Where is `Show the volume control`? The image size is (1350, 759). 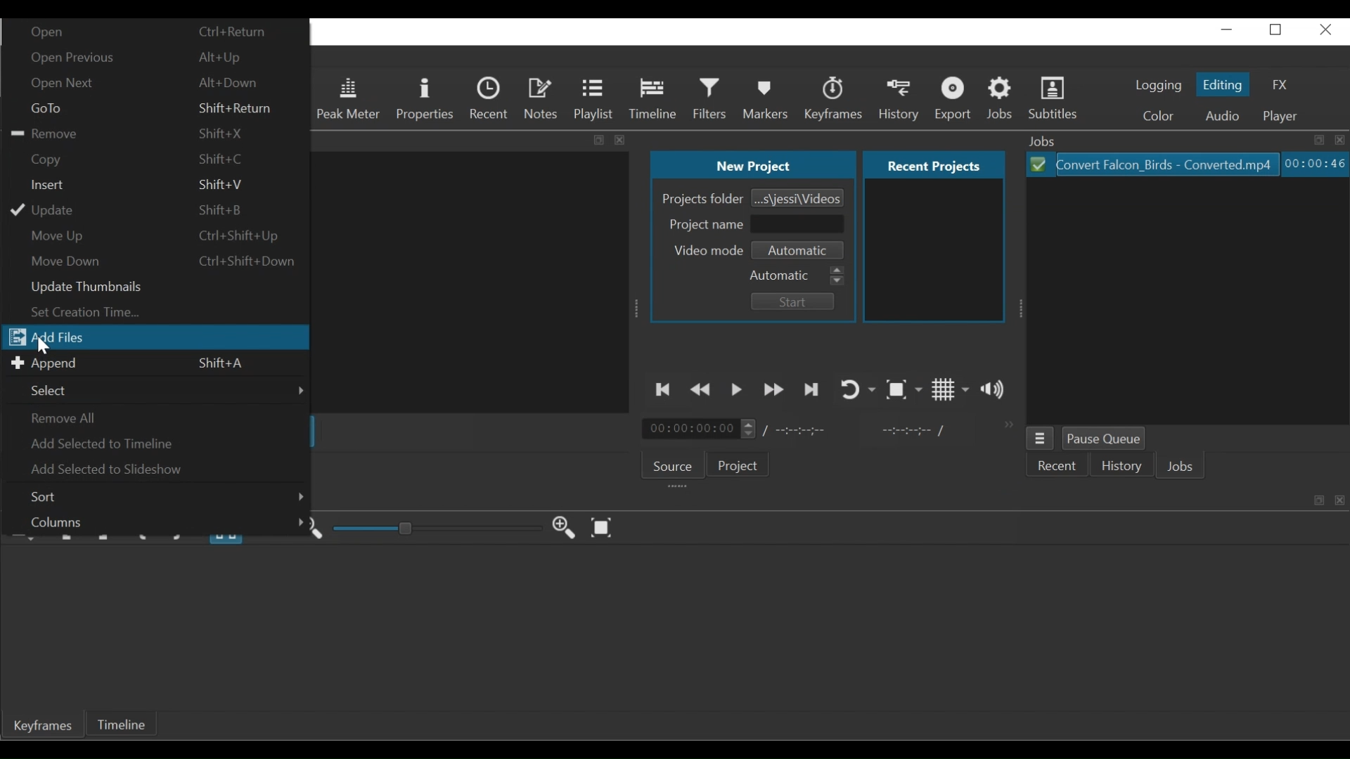
Show the volume control is located at coordinates (993, 390).